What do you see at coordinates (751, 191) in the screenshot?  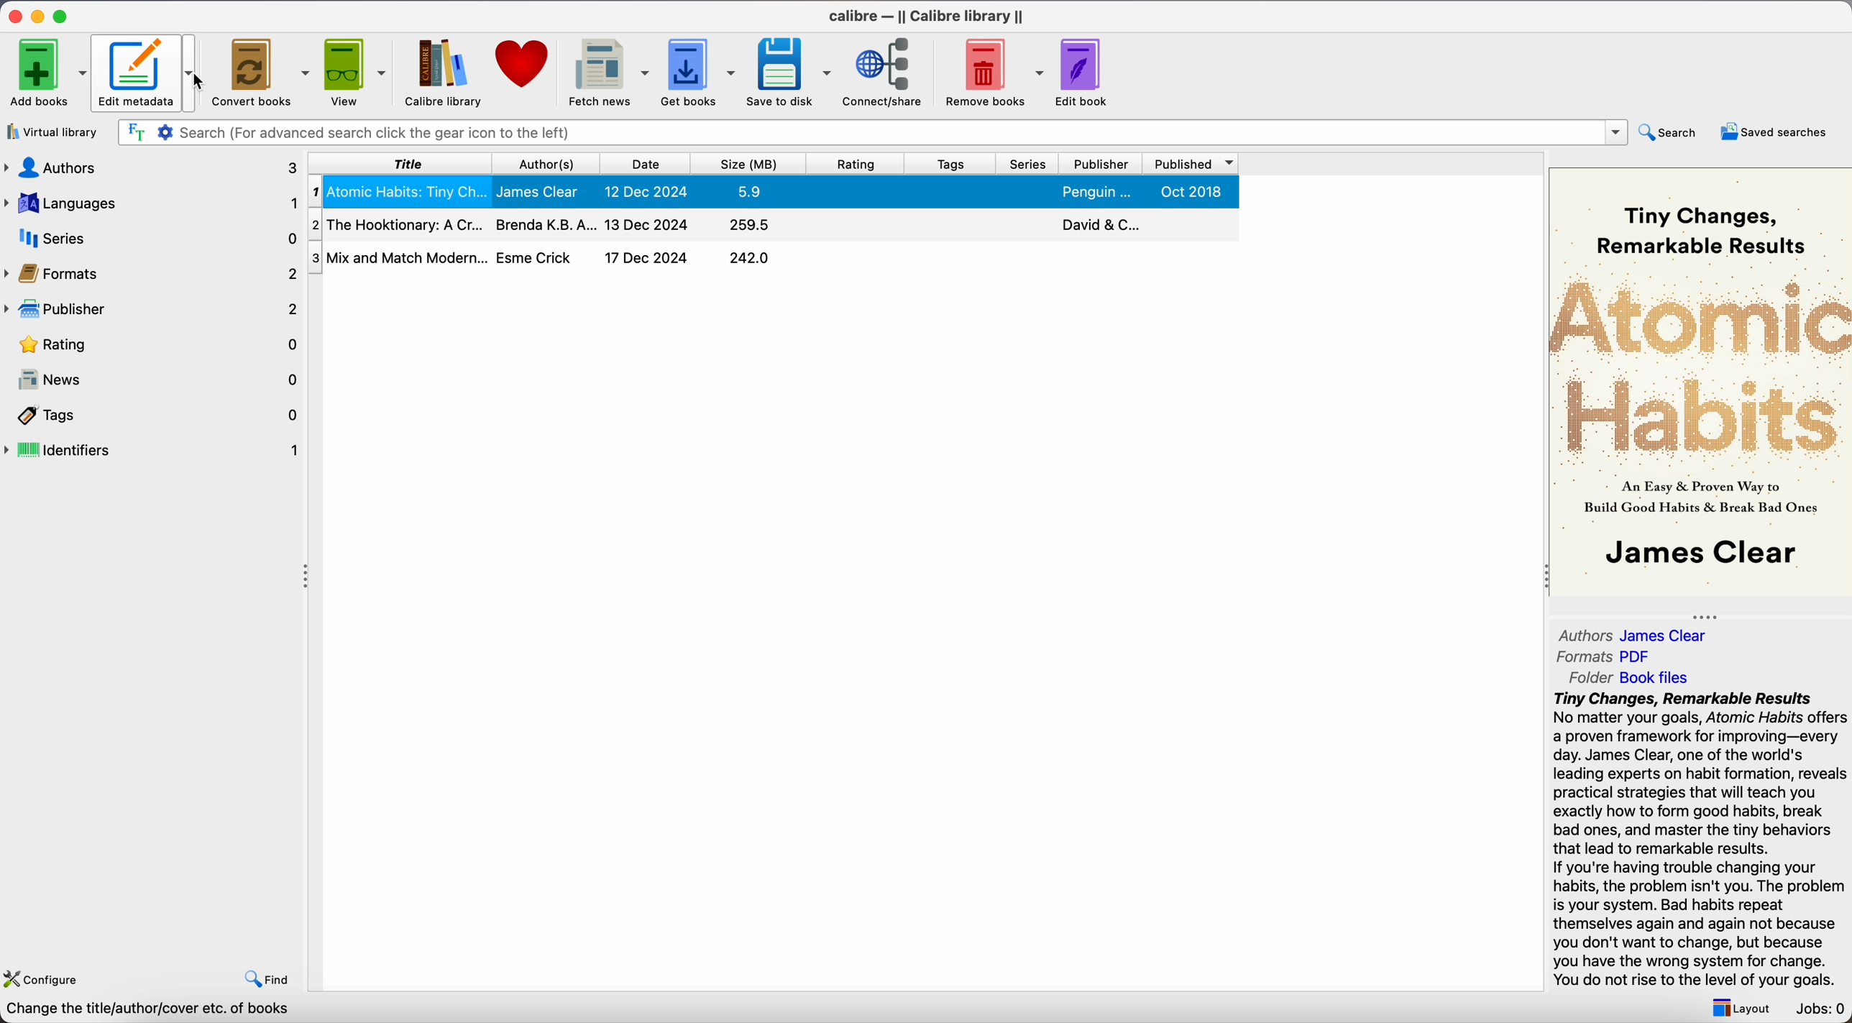 I see `5.9` at bounding box center [751, 191].